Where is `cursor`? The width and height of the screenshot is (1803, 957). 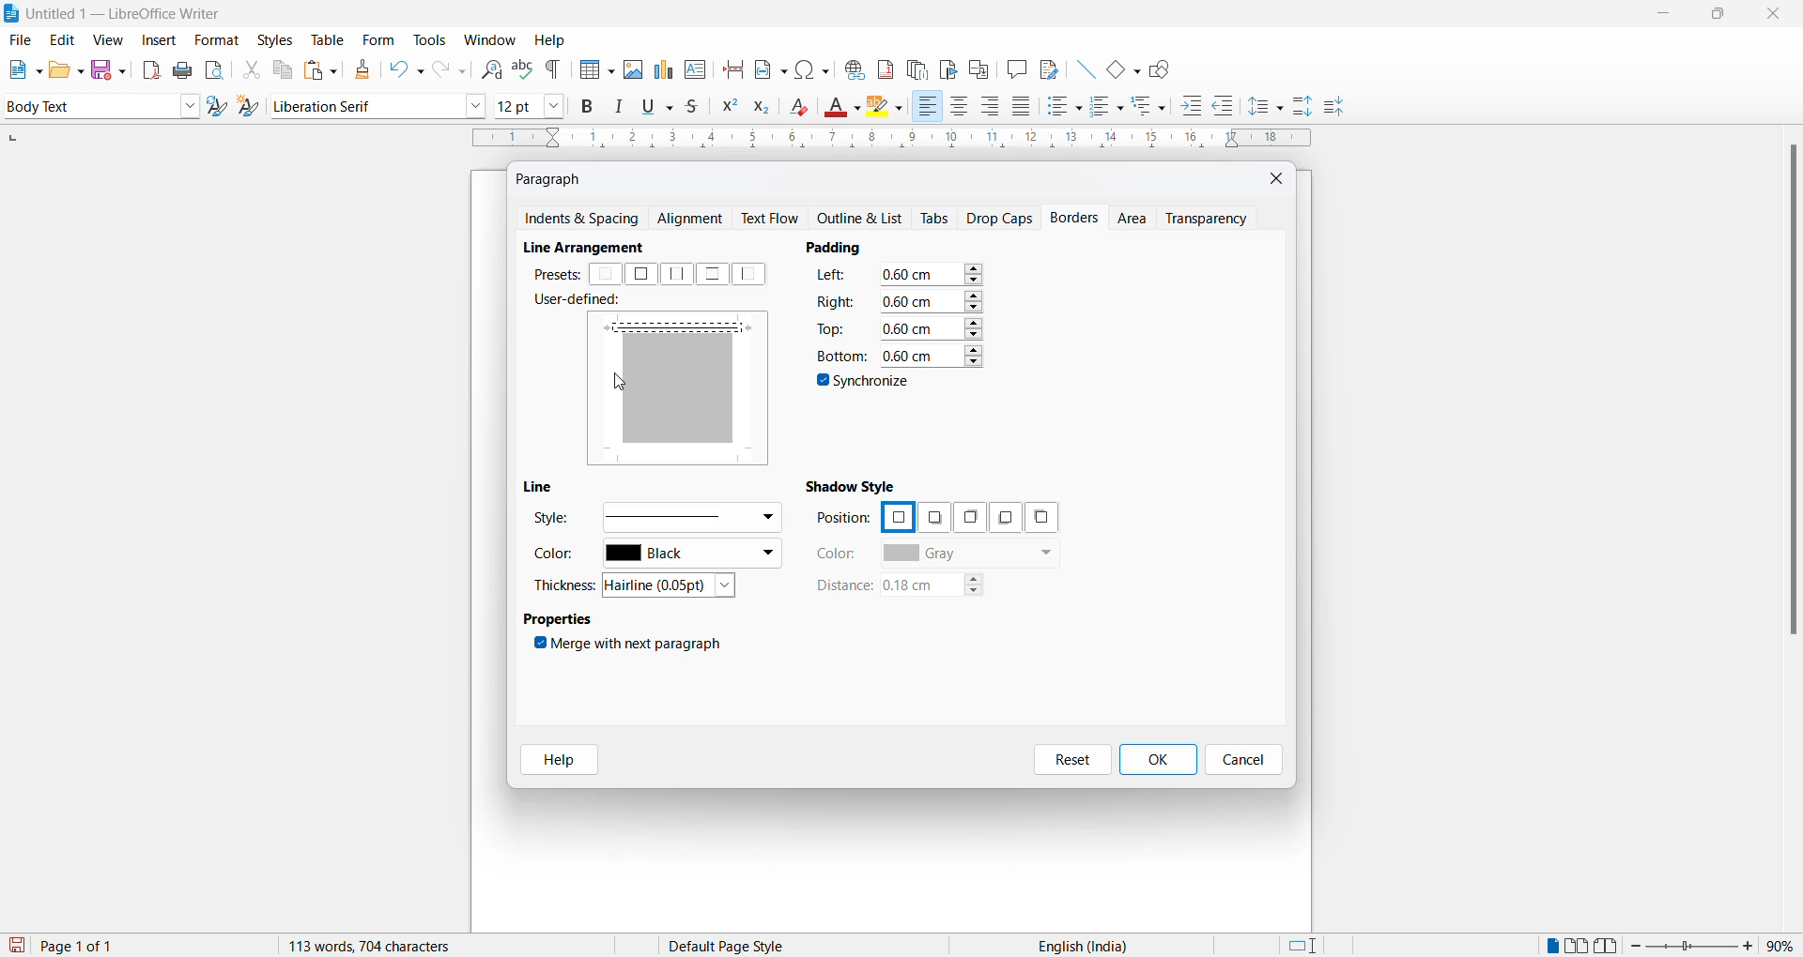
cursor is located at coordinates (621, 383).